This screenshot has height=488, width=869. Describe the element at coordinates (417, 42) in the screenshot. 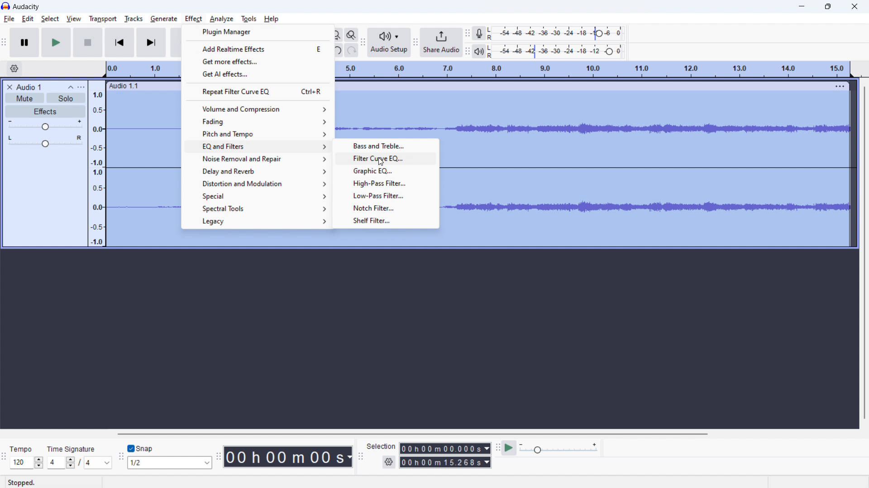

I see `share audio toolbar` at that location.